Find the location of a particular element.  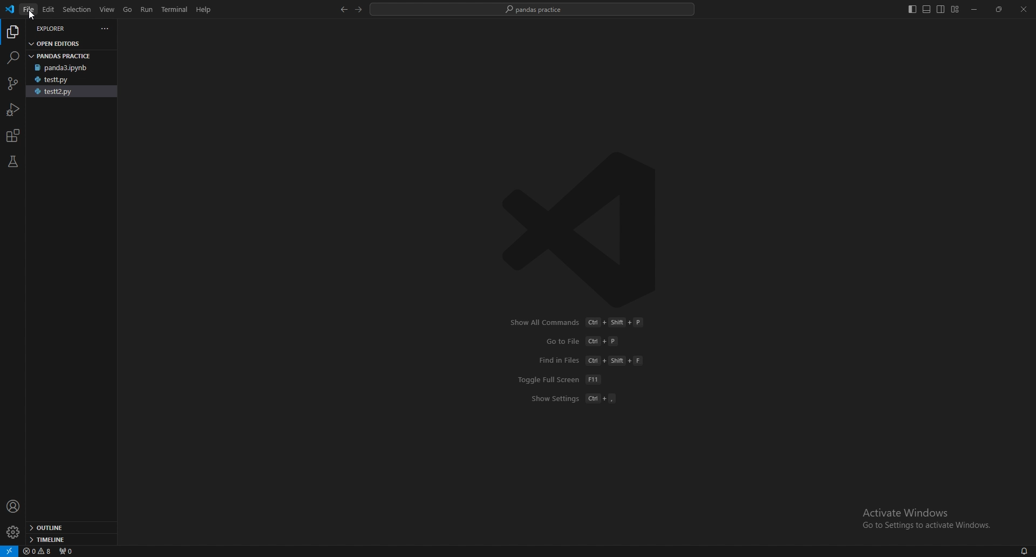

extensions is located at coordinates (13, 136).